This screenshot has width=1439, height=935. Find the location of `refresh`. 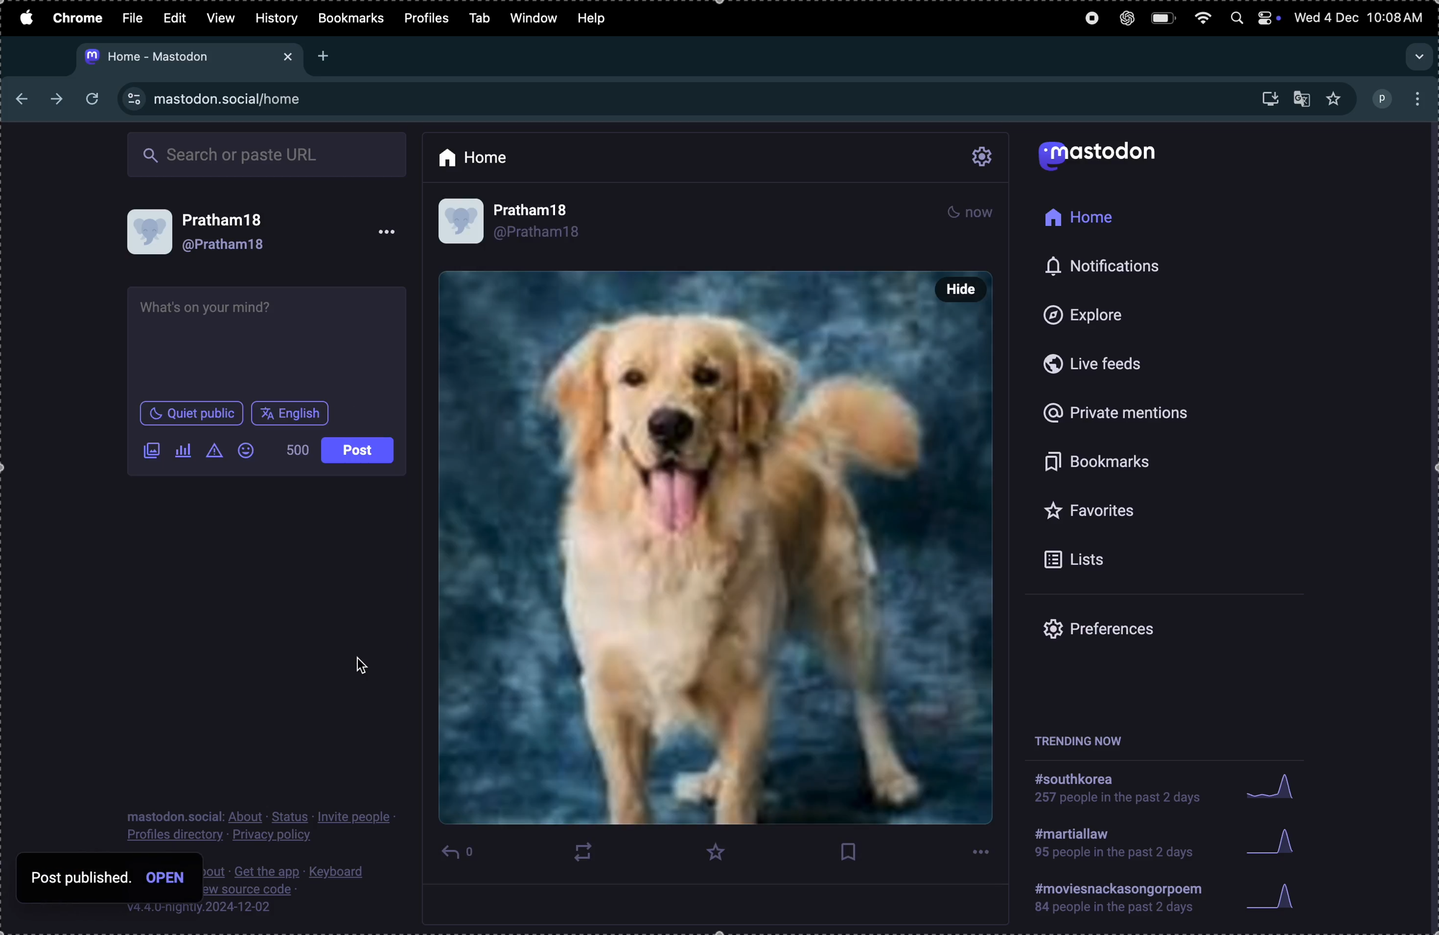

refresh is located at coordinates (88, 100).